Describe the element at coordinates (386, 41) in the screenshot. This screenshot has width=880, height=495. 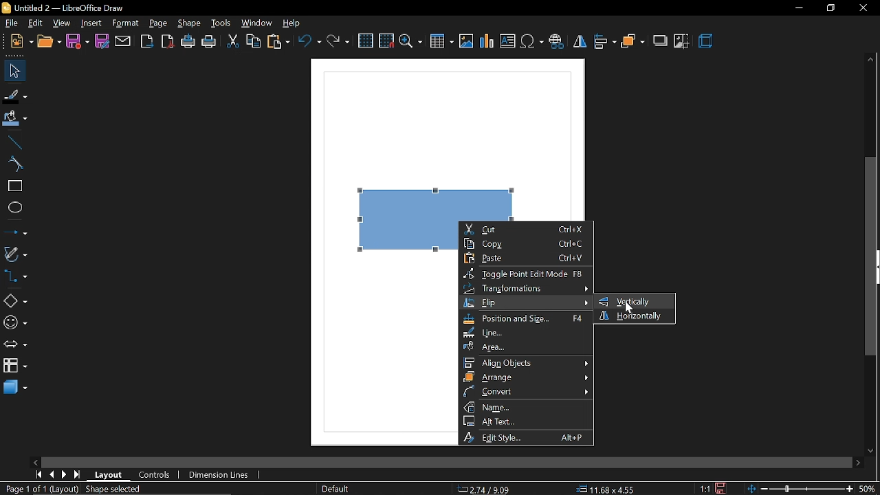
I see `snap to grid` at that location.